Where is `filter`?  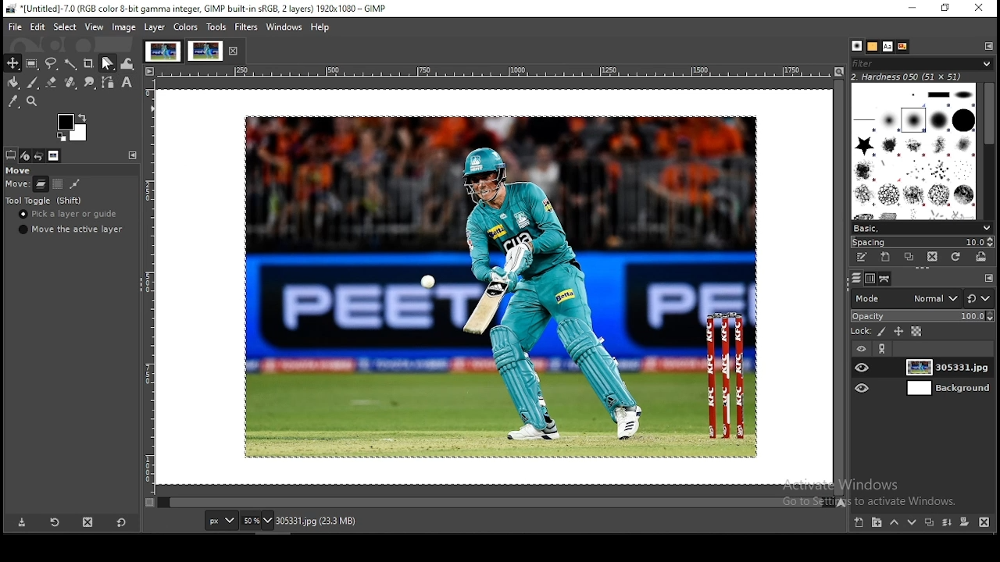 filter is located at coordinates (923, 63).